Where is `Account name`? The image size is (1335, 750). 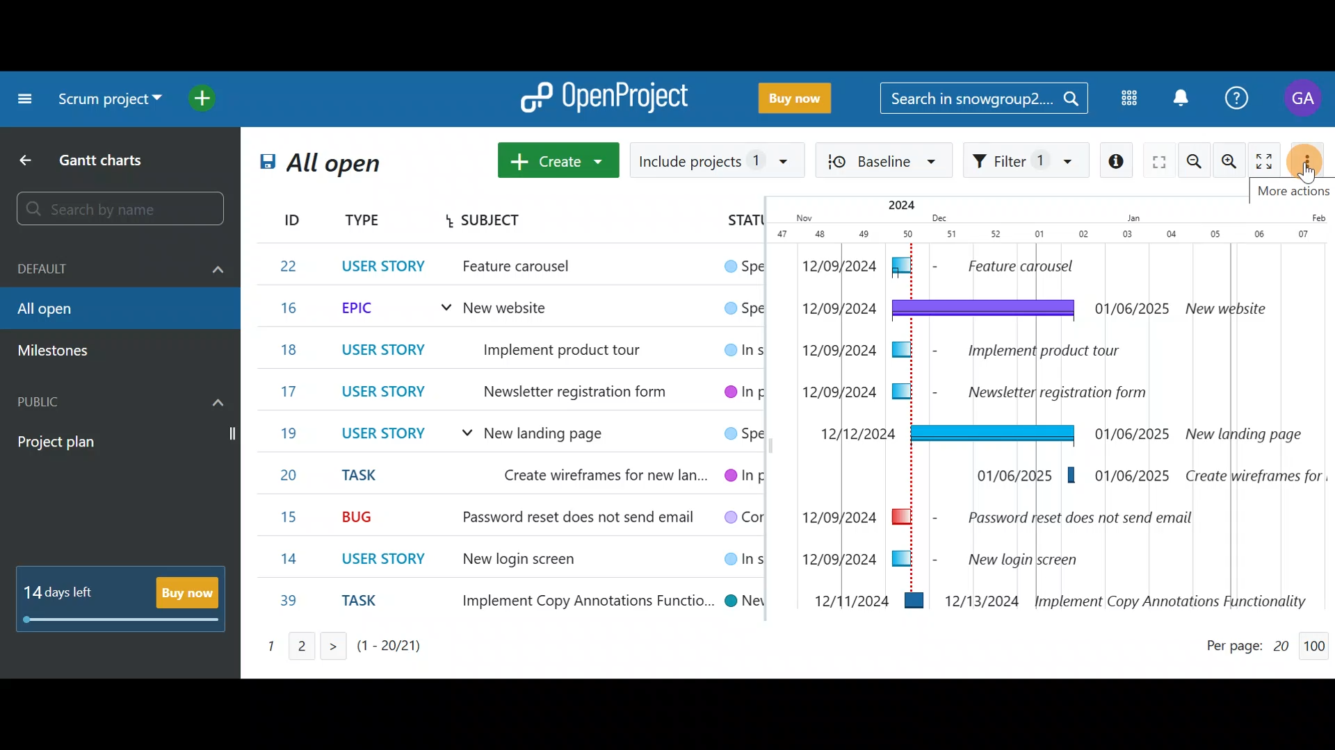 Account name is located at coordinates (1304, 101).